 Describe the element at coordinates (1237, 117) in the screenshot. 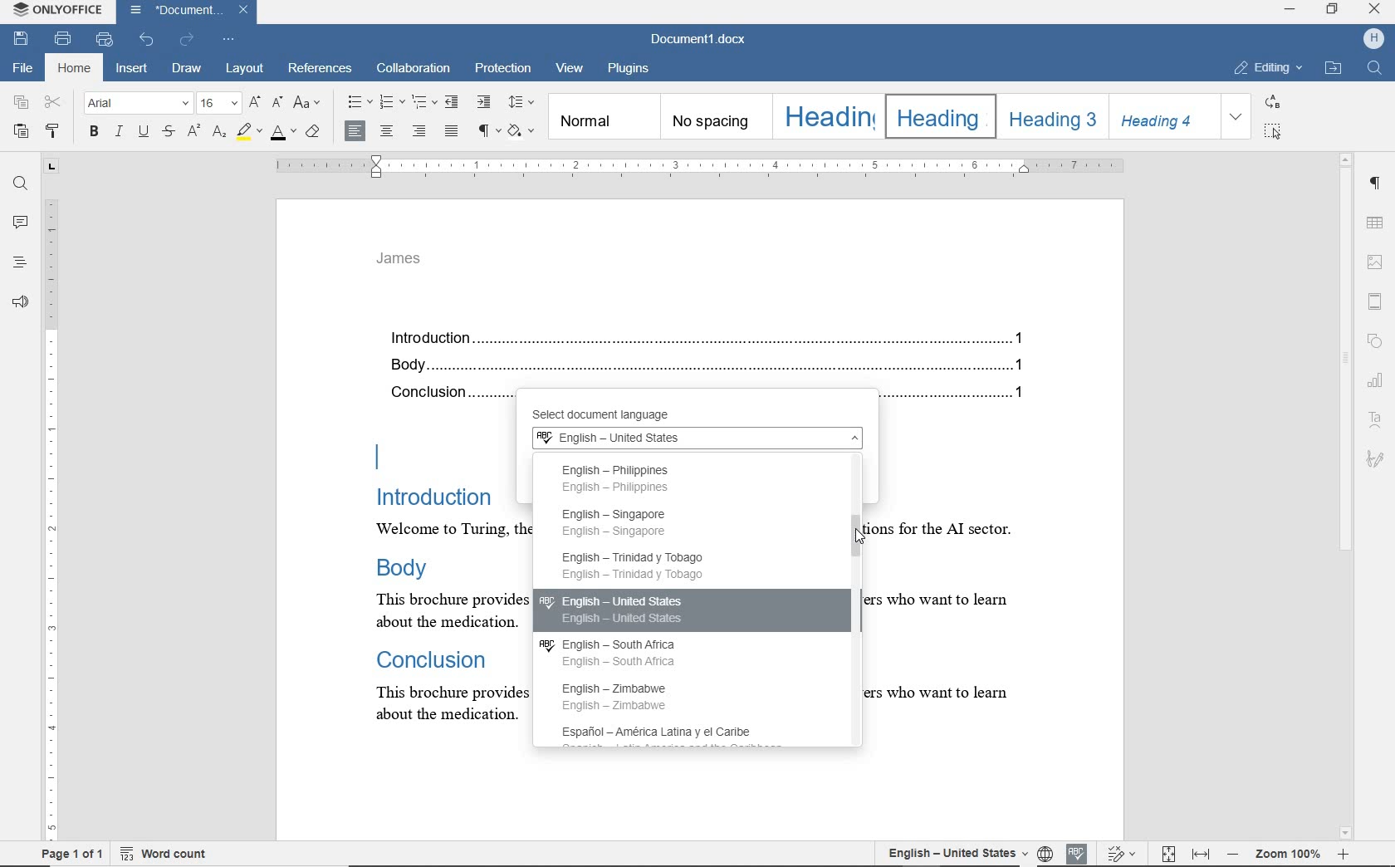

I see `EXPAND` at that location.